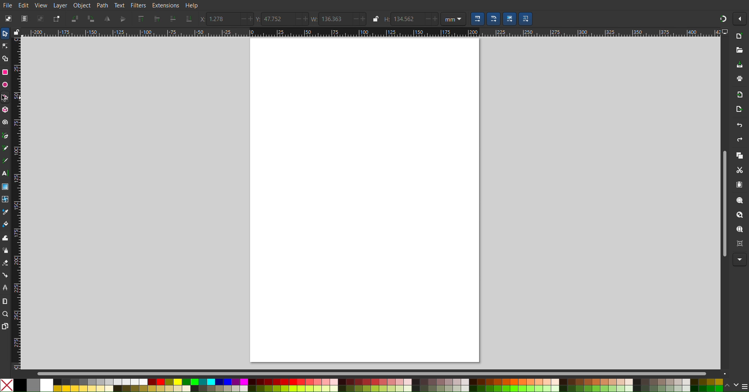 The height and width of the screenshot is (392, 749). Describe the element at coordinates (5, 84) in the screenshot. I see `Ellipse` at that location.